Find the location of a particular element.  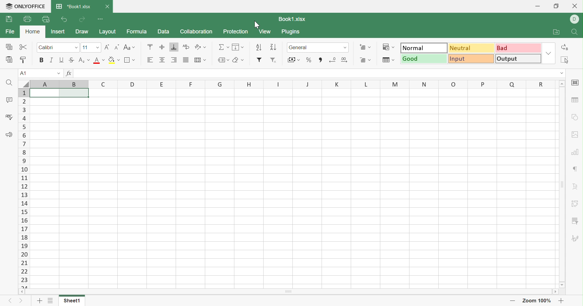

Remove filter is located at coordinates (275, 60).